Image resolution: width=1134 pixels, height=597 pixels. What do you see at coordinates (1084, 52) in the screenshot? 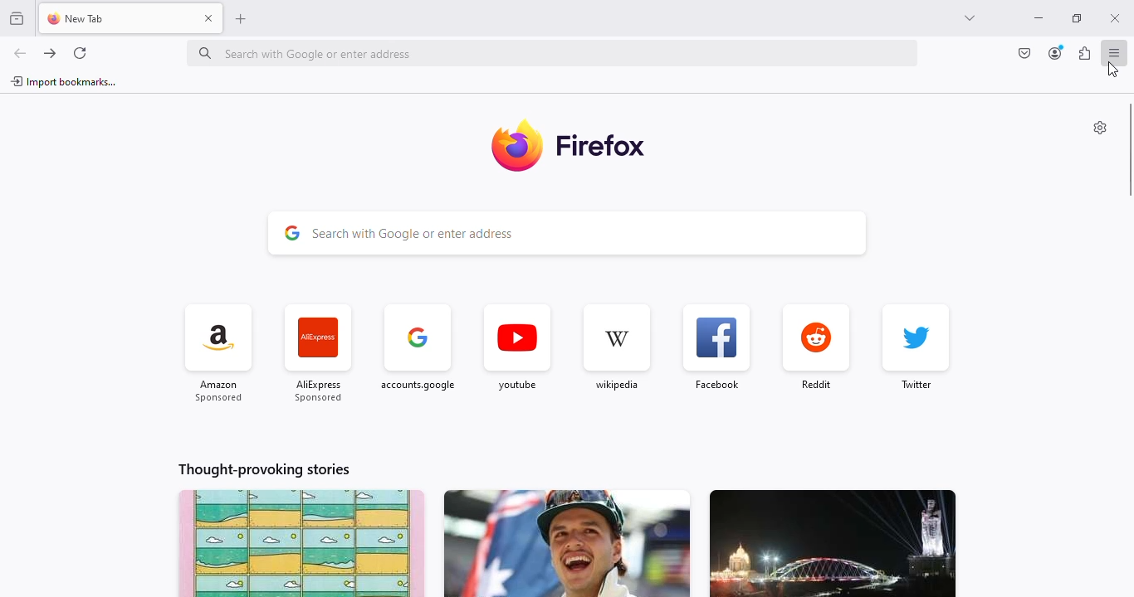
I see `extensions` at bounding box center [1084, 52].